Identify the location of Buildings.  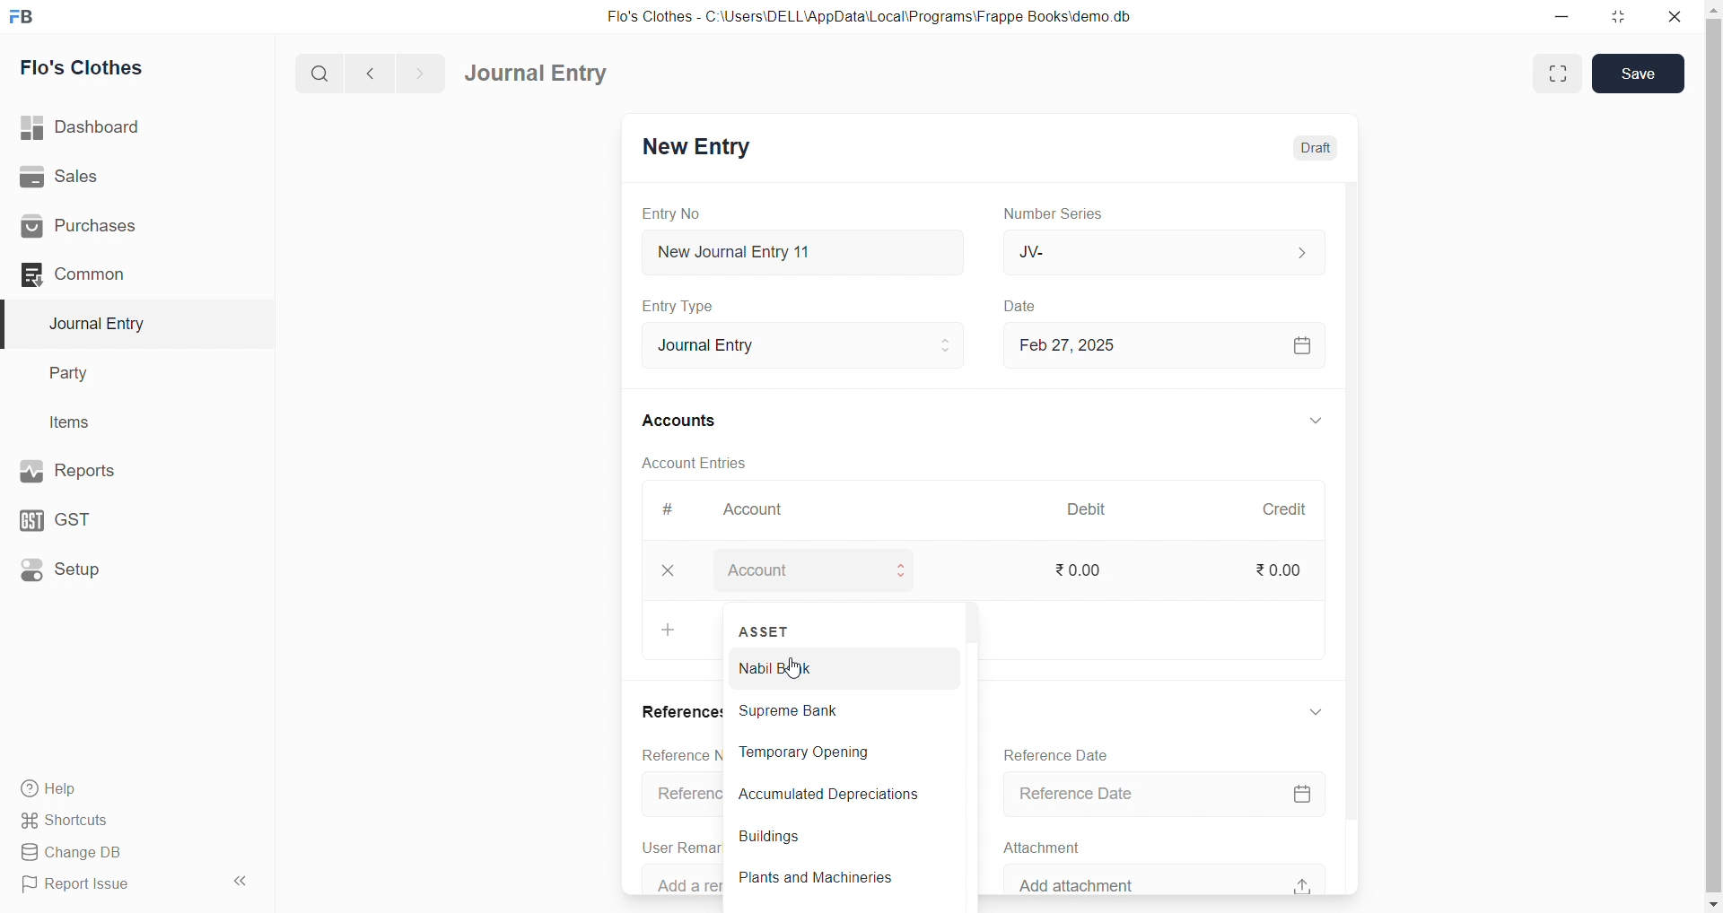
(781, 839).